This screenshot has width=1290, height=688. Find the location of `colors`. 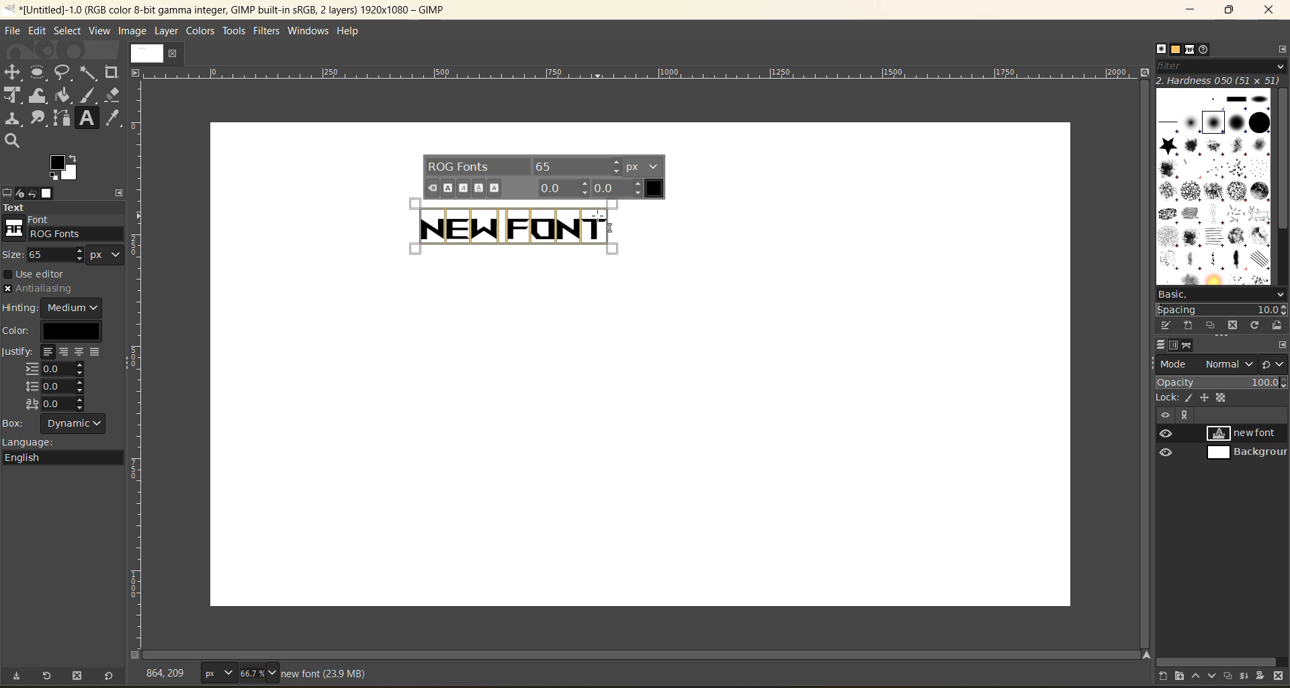

colors is located at coordinates (198, 31).